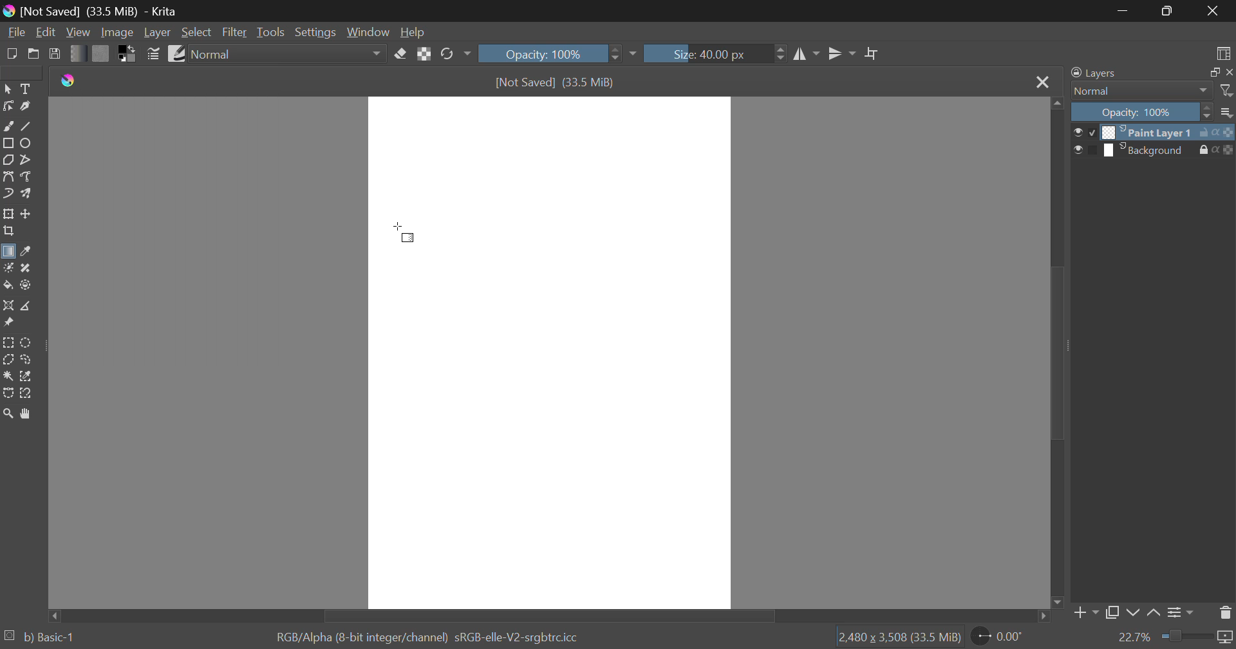 The width and height of the screenshot is (1236, 649). What do you see at coordinates (455, 55) in the screenshot?
I see `Rotate` at bounding box center [455, 55].